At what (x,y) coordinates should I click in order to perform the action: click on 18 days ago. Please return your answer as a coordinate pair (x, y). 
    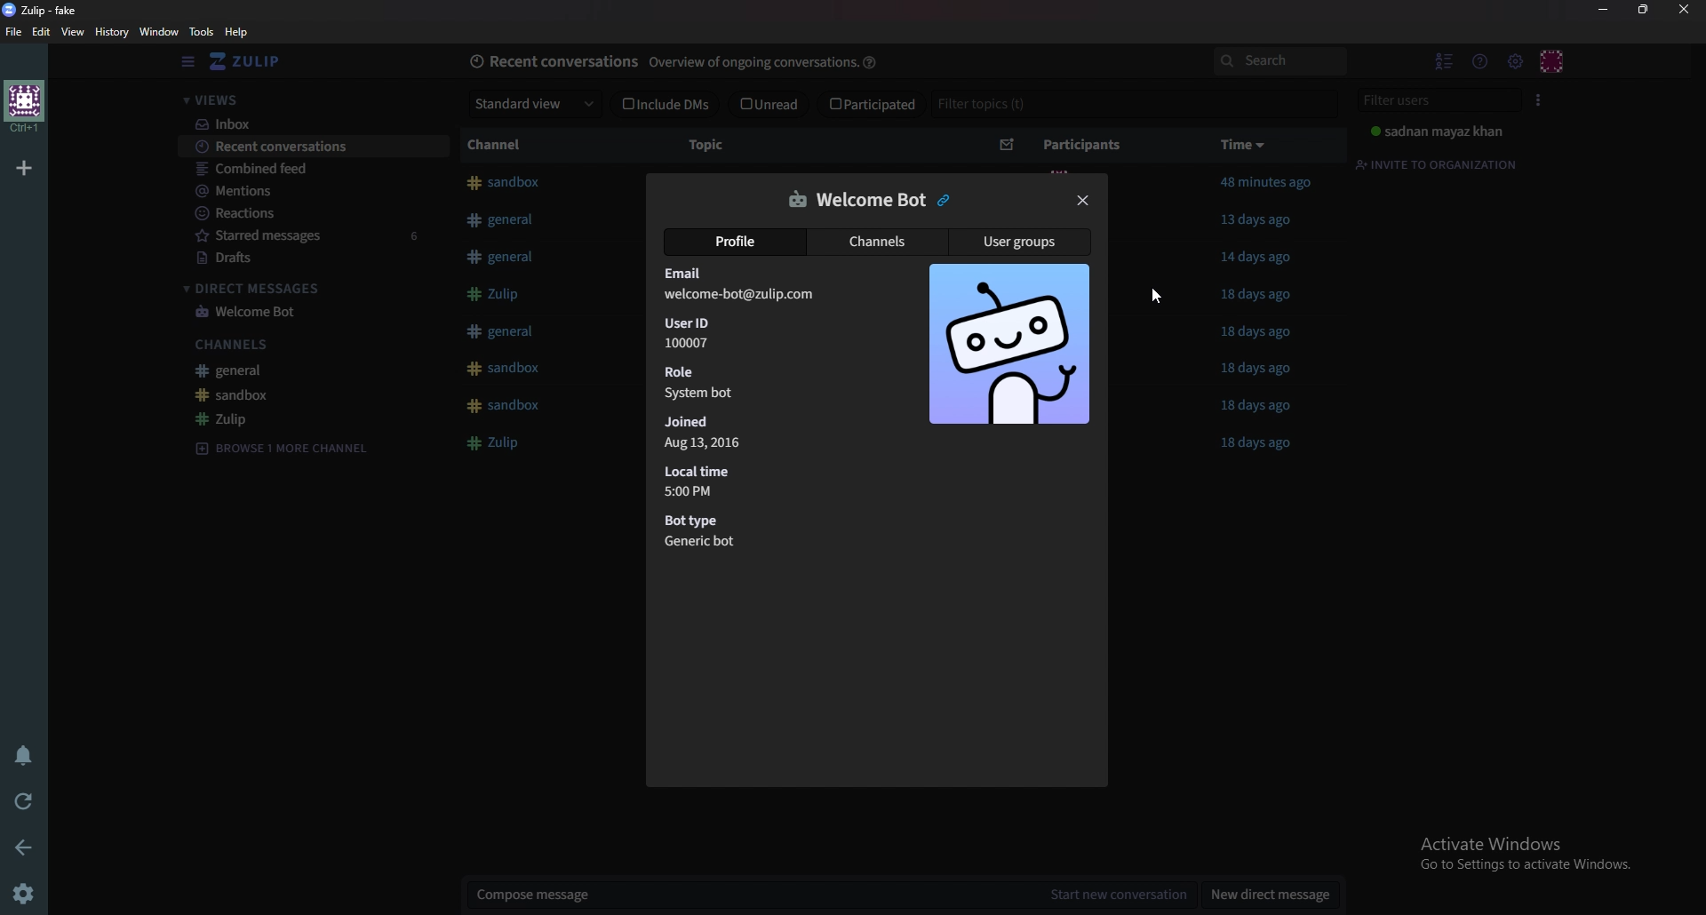
    Looking at the image, I should click on (1262, 332).